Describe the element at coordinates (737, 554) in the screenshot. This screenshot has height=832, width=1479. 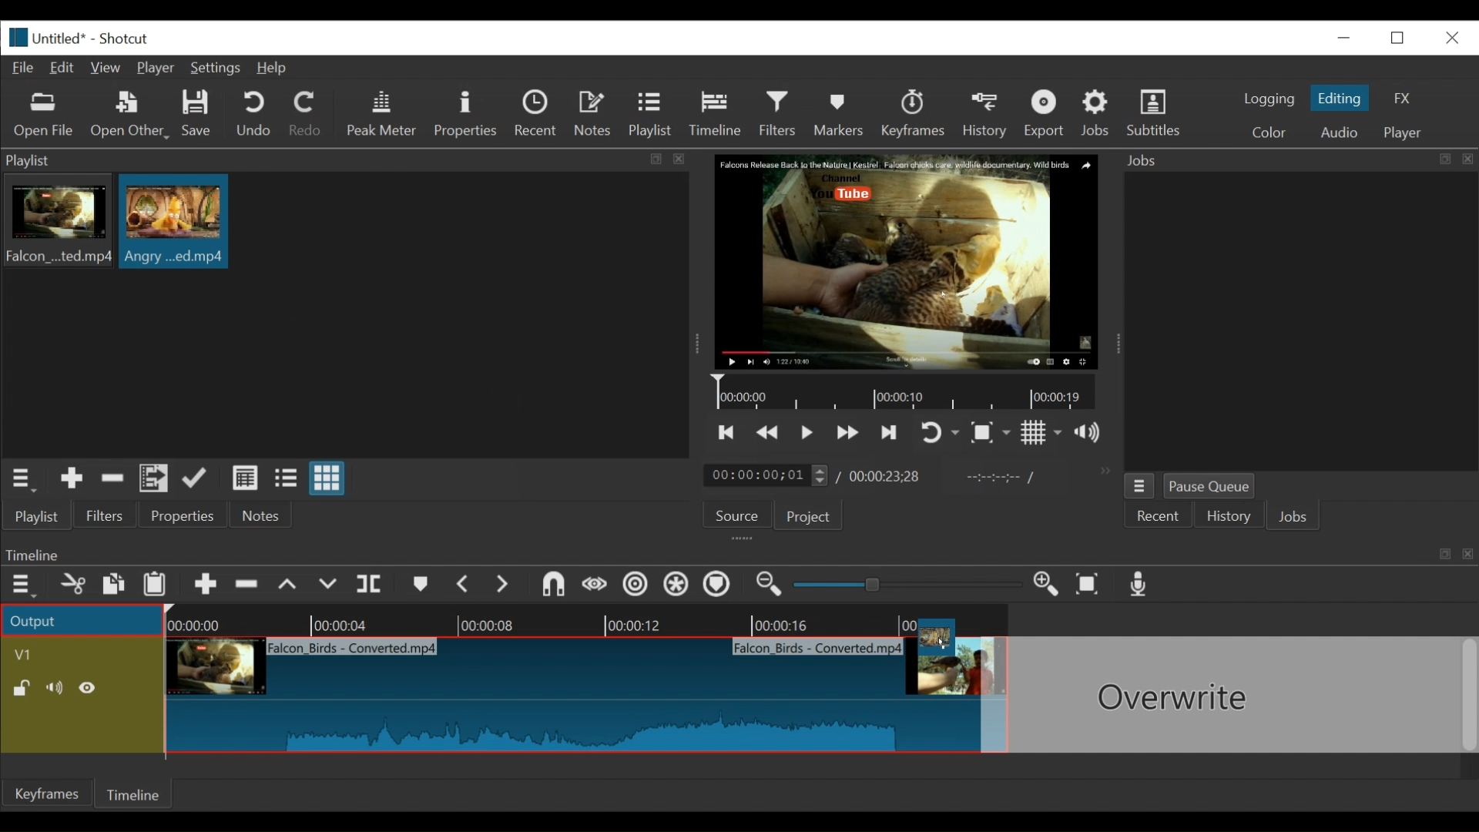
I see `Timeline Panel` at that location.